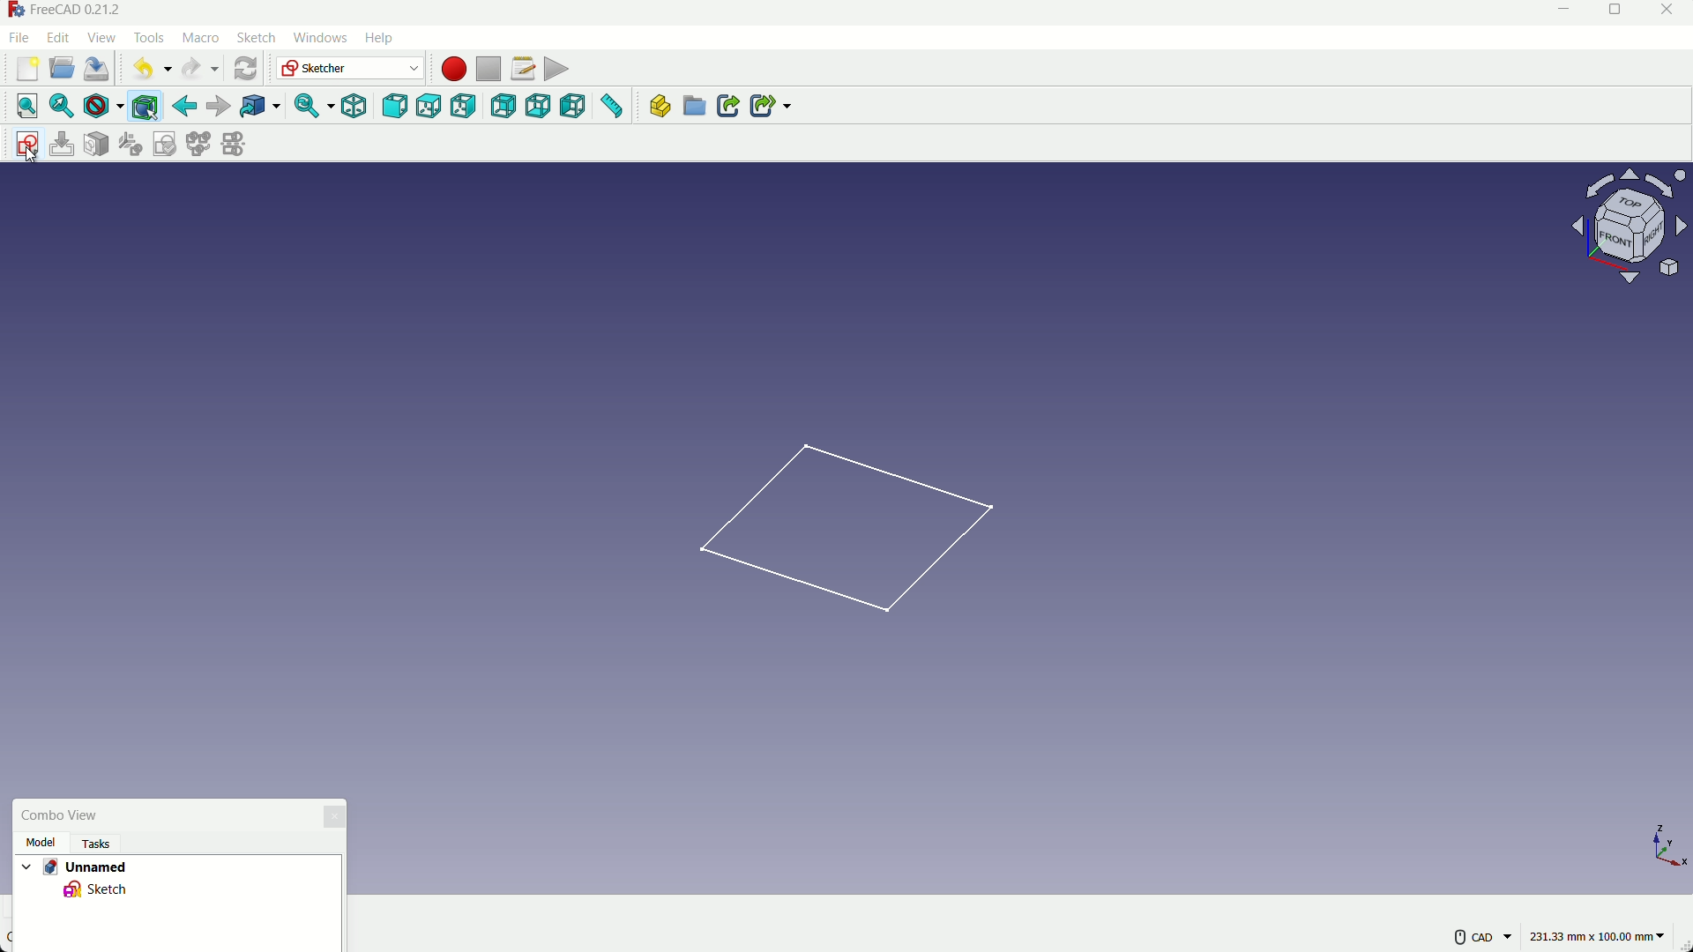  Describe the element at coordinates (197, 143) in the screenshot. I see `merge sketches` at that location.